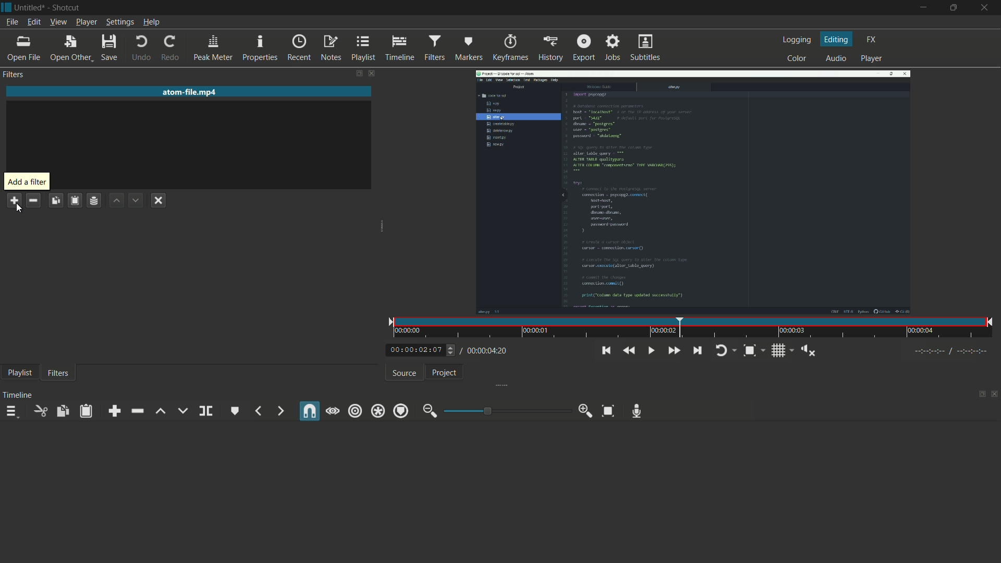 The image size is (1001, 563). Describe the element at coordinates (14, 198) in the screenshot. I see `add a filter` at that location.